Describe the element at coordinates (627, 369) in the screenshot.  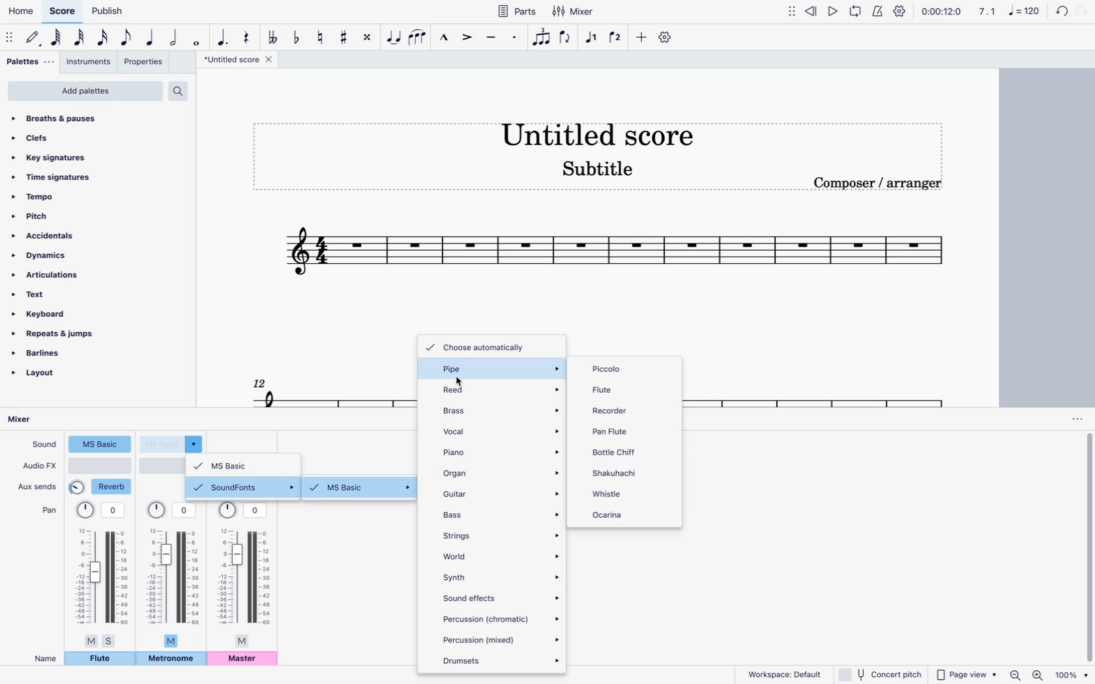
I see `piccolo` at that location.